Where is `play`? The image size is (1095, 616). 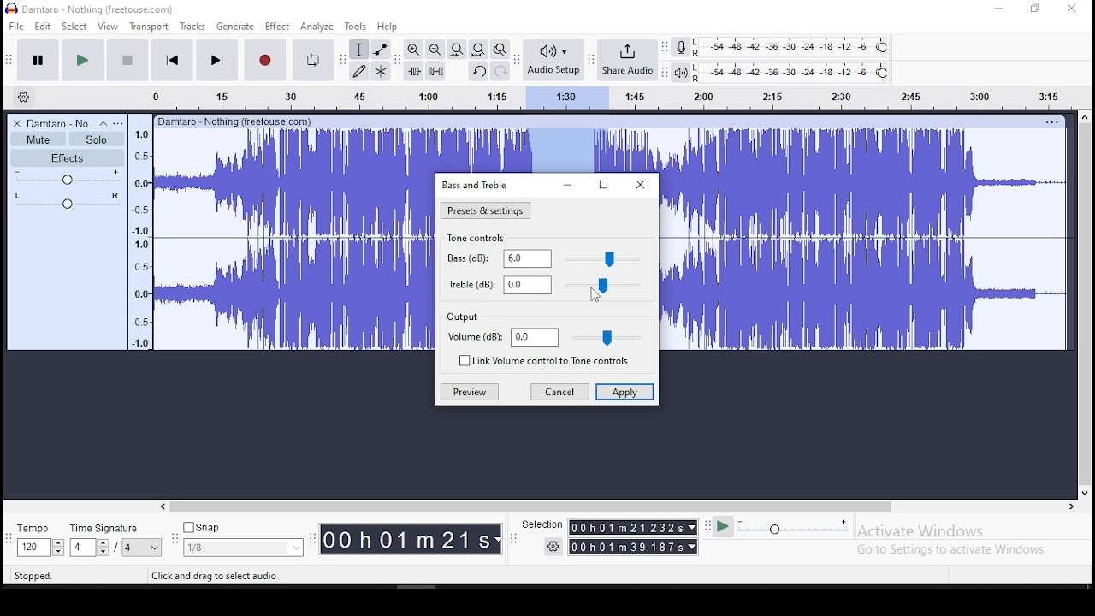 play is located at coordinates (82, 61).